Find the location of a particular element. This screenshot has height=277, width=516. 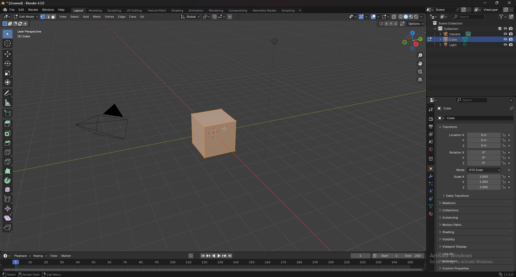

texture paint is located at coordinates (157, 10).